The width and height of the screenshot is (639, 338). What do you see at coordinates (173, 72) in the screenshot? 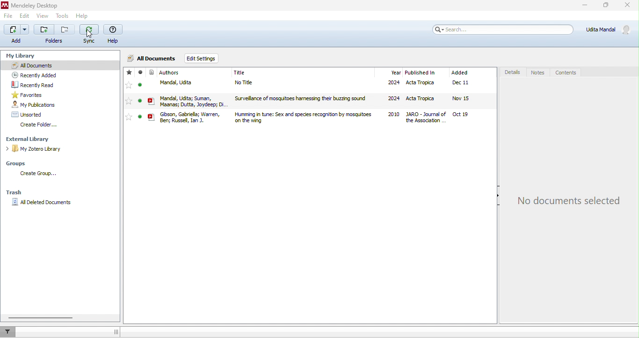
I see `journal author name` at bounding box center [173, 72].